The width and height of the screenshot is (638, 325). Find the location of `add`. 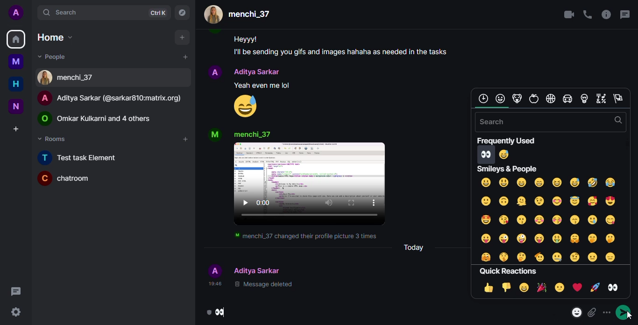

add is located at coordinates (184, 57).